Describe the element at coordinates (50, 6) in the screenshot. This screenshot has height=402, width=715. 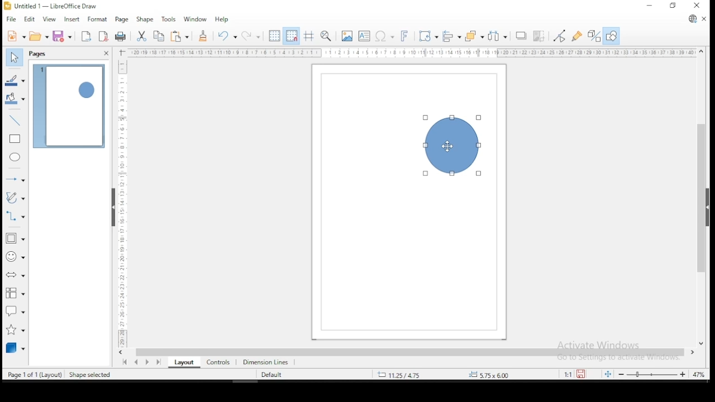
I see `untitled 1 - LibreOffice Draw` at that location.